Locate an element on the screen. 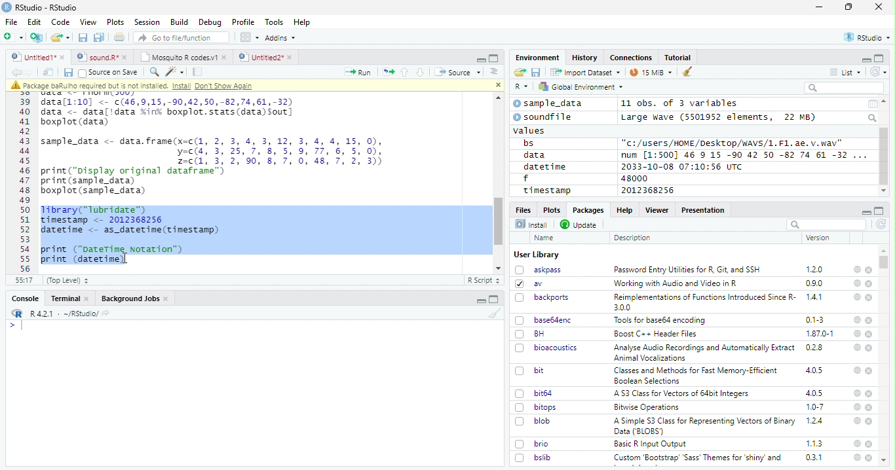 Image resolution: width=895 pixels, height=470 pixels. package baRulho required but is not installed. Intall Don't show again. is located at coordinates (136, 86).